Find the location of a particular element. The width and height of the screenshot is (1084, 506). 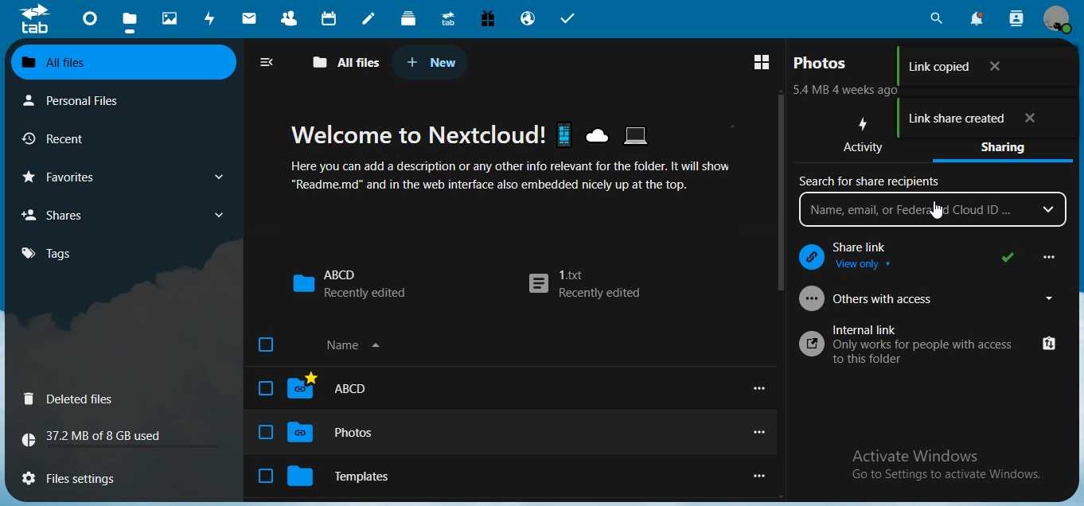

upgrade is located at coordinates (451, 21).